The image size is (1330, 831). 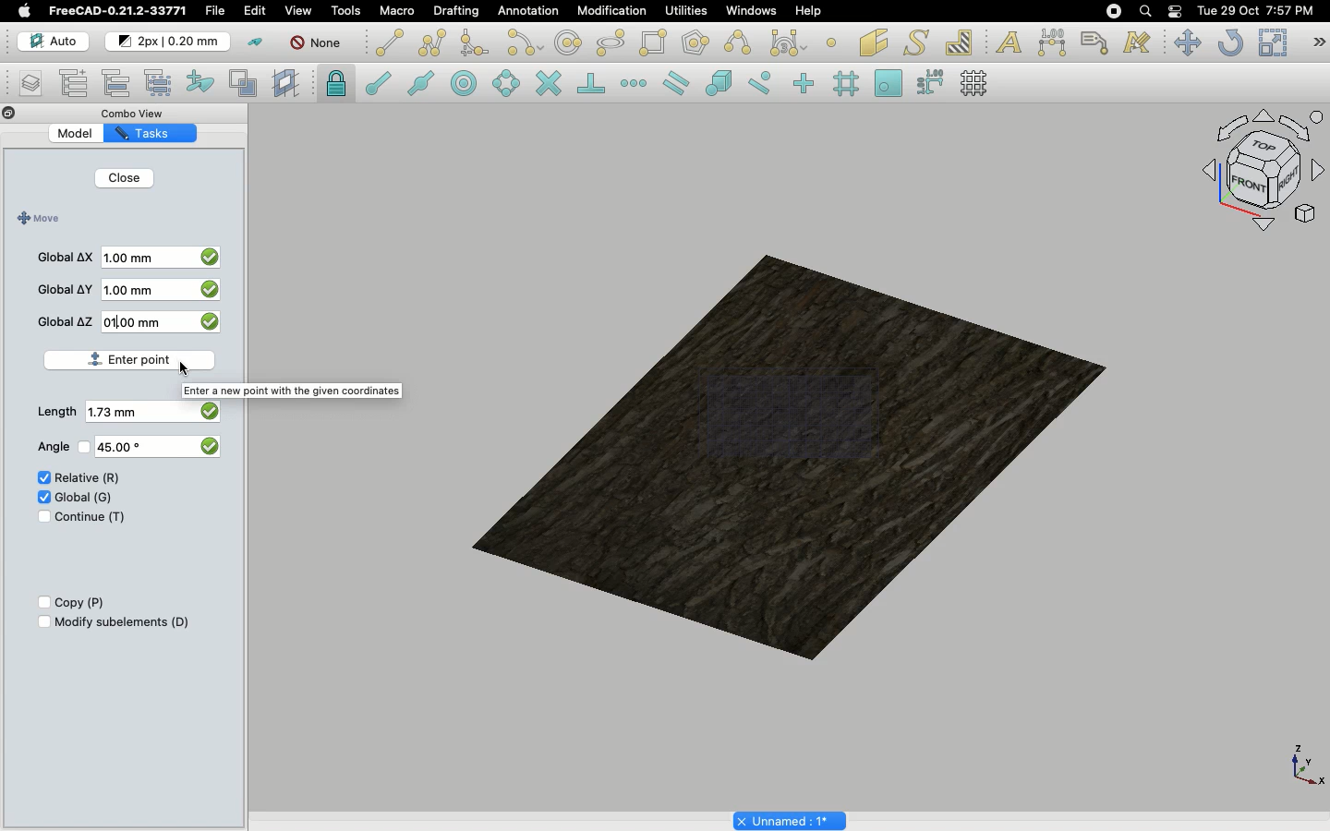 What do you see at coordinates (81, 603) in the screenshot?
I see `Copy` at bounding box center [81, 603].